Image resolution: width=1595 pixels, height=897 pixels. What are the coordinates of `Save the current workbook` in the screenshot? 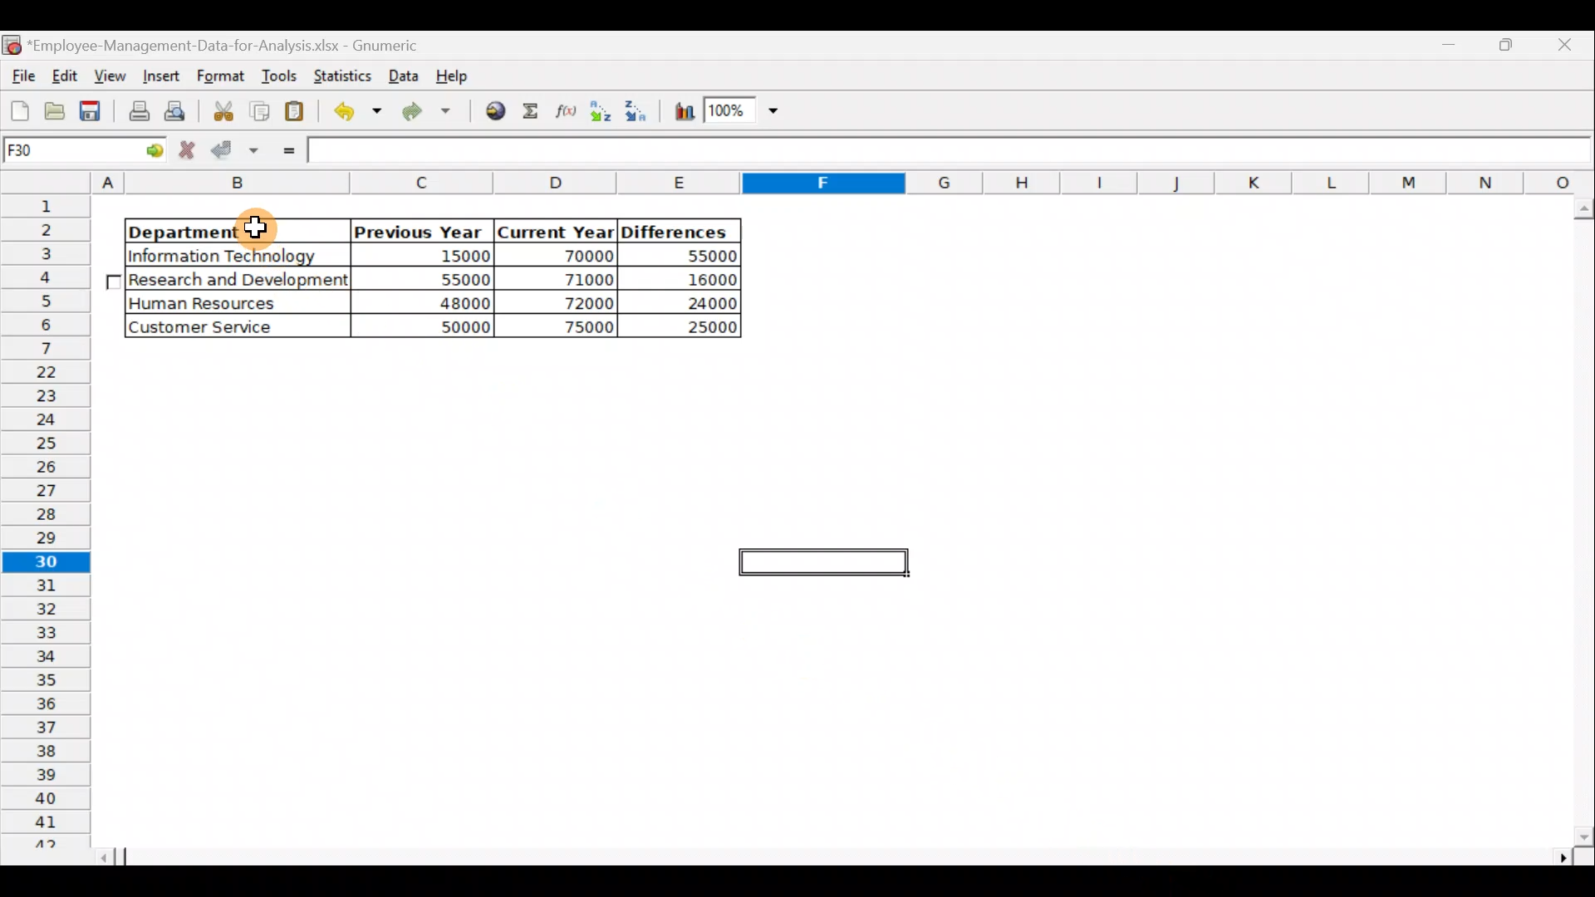 It's located at (91, 112).